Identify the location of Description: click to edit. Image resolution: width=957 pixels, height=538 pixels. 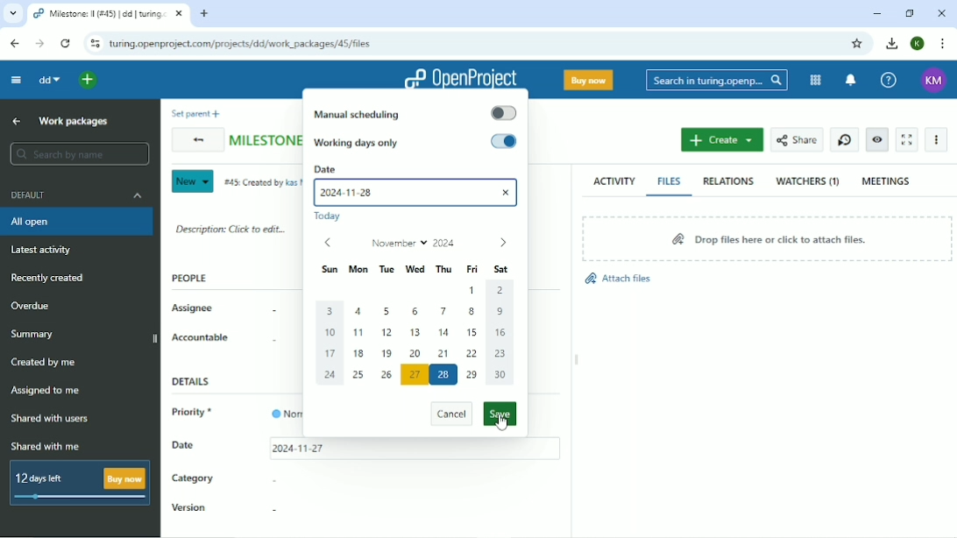
(231, 228).